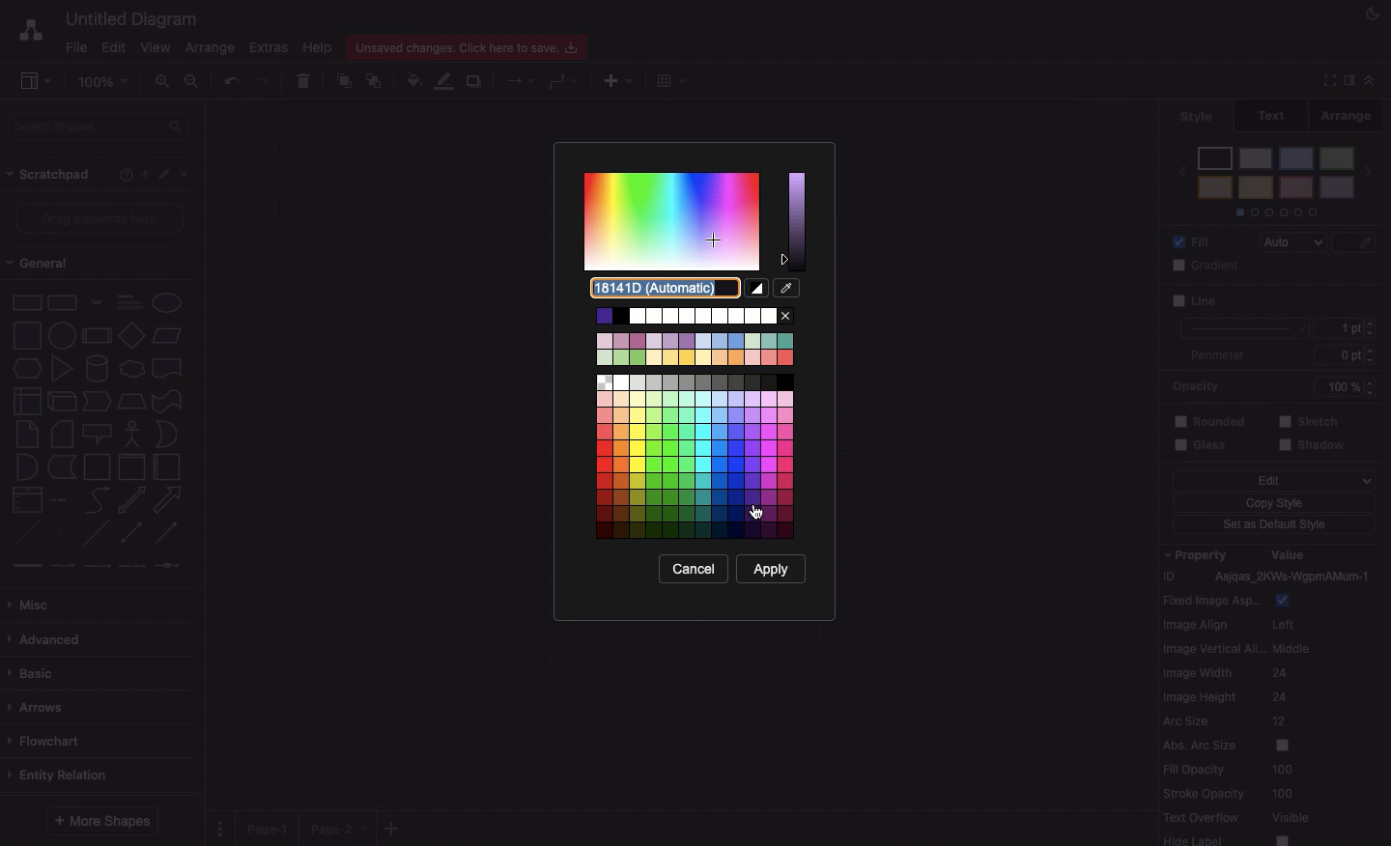 The height and width of the screenshot is (846, 1391). What do you see at coordinates (693, 221) in the screenshot?
I see `Palette ` at bounding box center [693, 221].